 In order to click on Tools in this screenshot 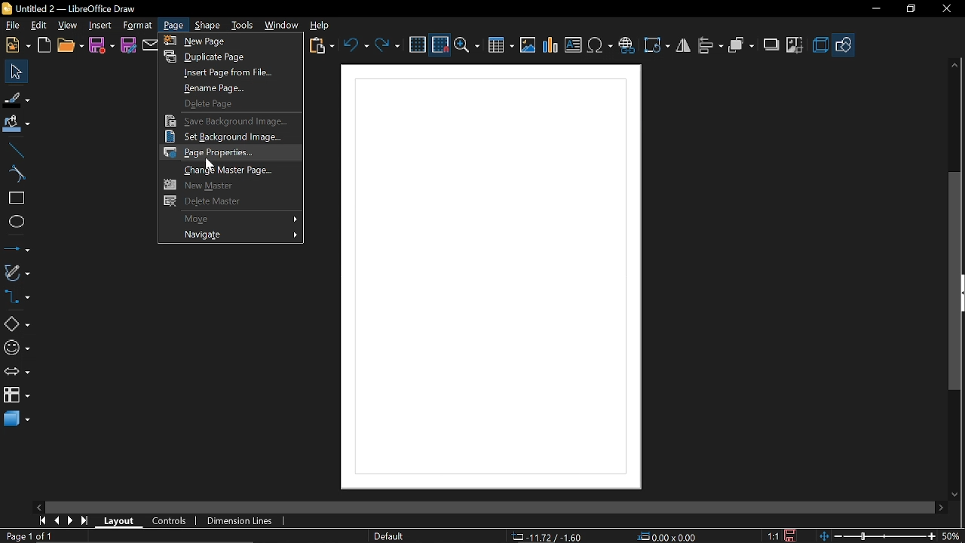, I will do `click(244, 26)`.